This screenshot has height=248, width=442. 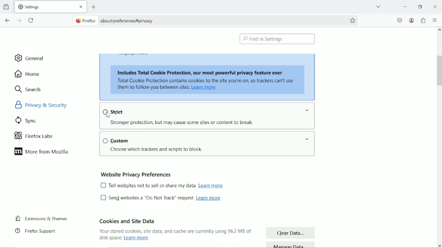 What do you see at coordinates (117, 112) in the screenshot?
I see `strict` at bounding box center [117, 112].